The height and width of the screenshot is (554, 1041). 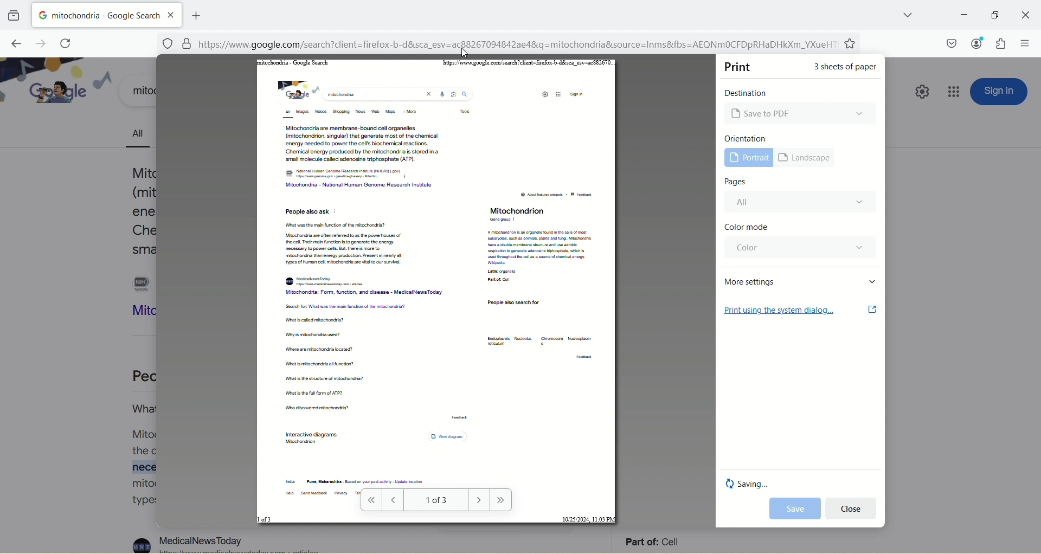 I want to click on site information, so click(x=168, y=43).